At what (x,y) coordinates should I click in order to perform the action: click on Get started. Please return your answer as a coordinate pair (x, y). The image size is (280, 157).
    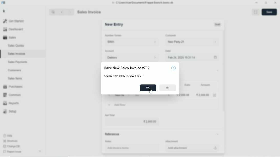
    Looking at the image, I should click on (13, 21).